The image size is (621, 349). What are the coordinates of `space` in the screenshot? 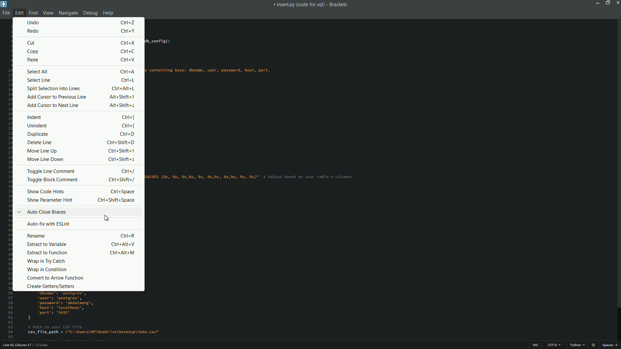 It's located at (609, 345).